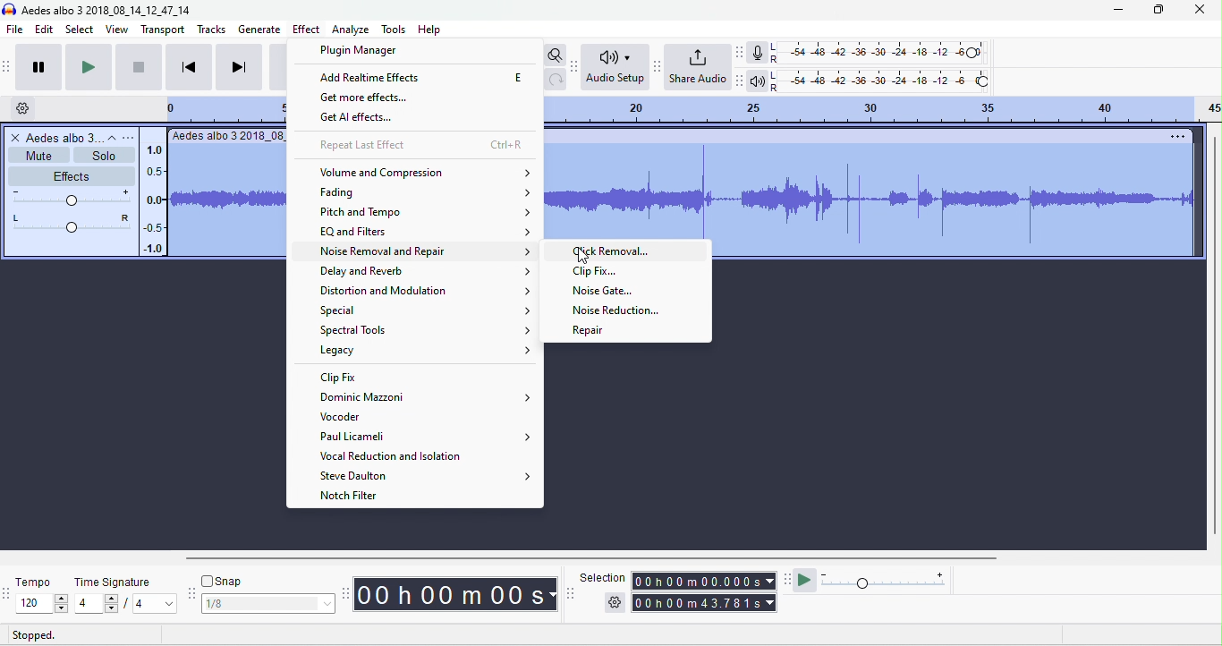  Describe the element at coordinates (427, 254) in the screenshot. I see `noise removal and repair` at that location.